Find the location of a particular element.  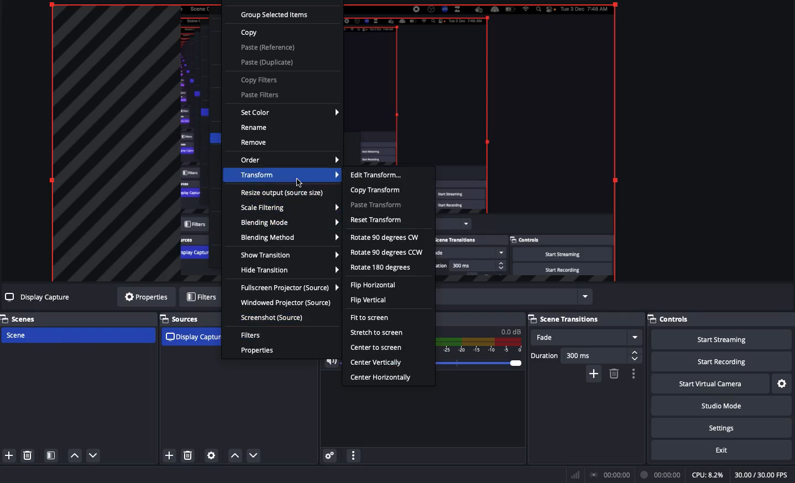

Controls is located at coordinates (721, 320).